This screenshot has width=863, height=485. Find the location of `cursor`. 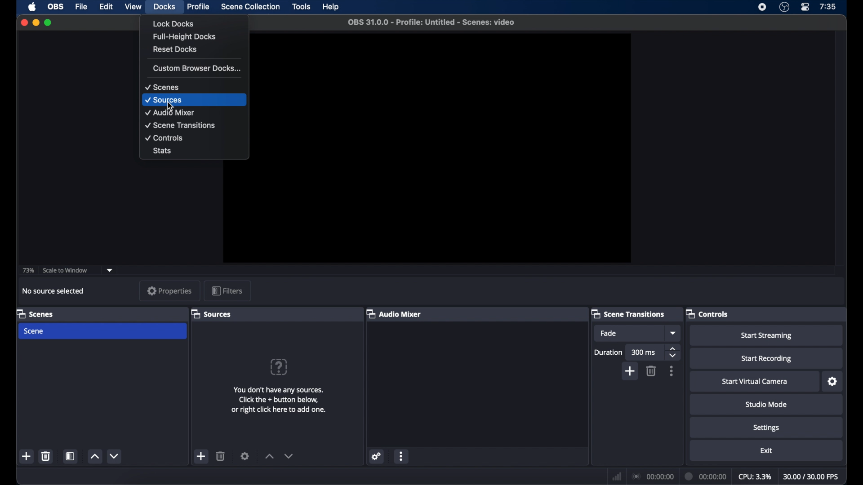

cursor is located at coordinates (171, 106).